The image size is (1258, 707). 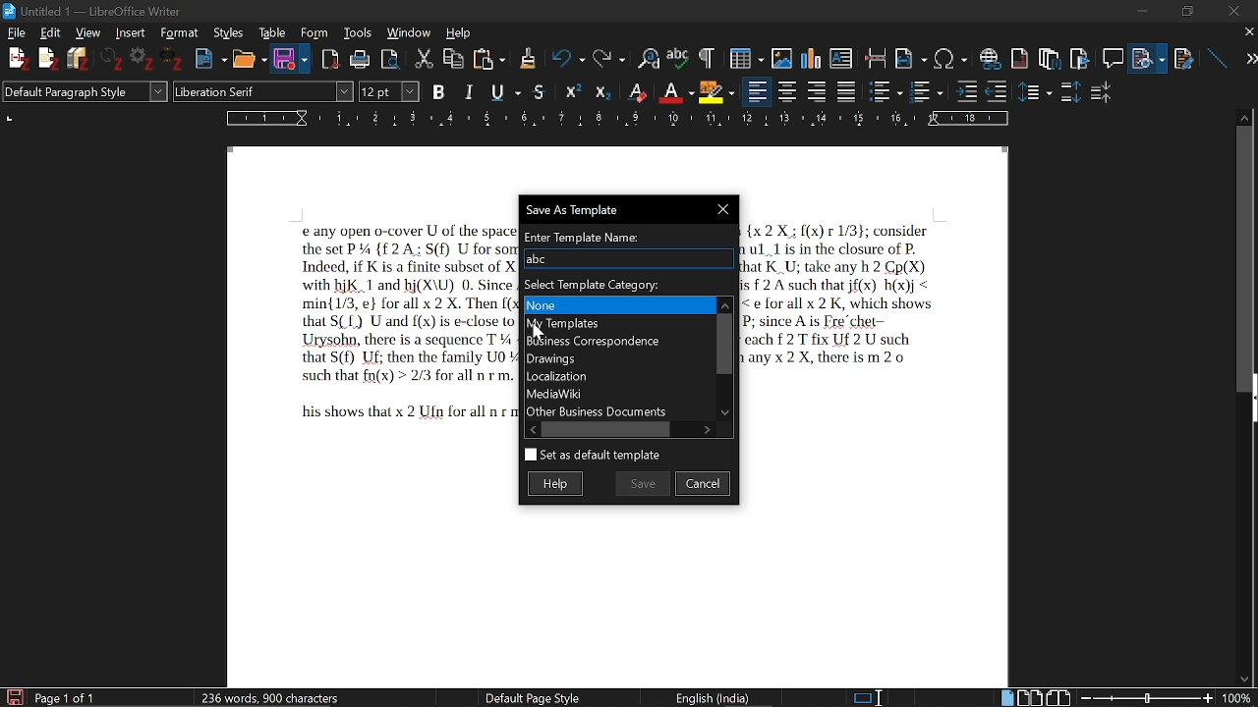 What do you see at coordinates (503, 89) in the screenshot?
I see `Underline options` at bounding box center [503, 89].